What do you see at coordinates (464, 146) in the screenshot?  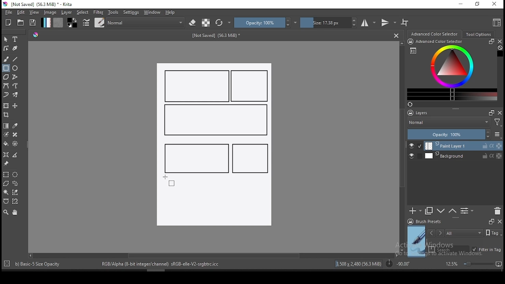 I see `layer` at bounding box center [464, 146].